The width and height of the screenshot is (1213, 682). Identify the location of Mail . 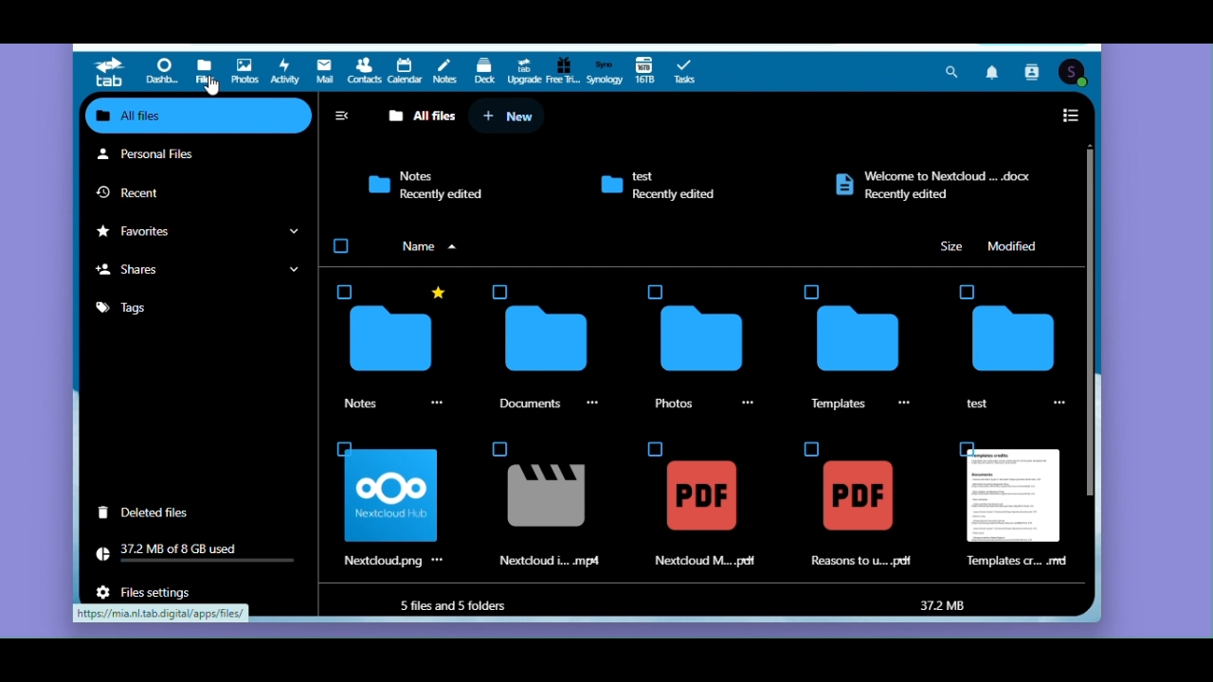
(324, 71).